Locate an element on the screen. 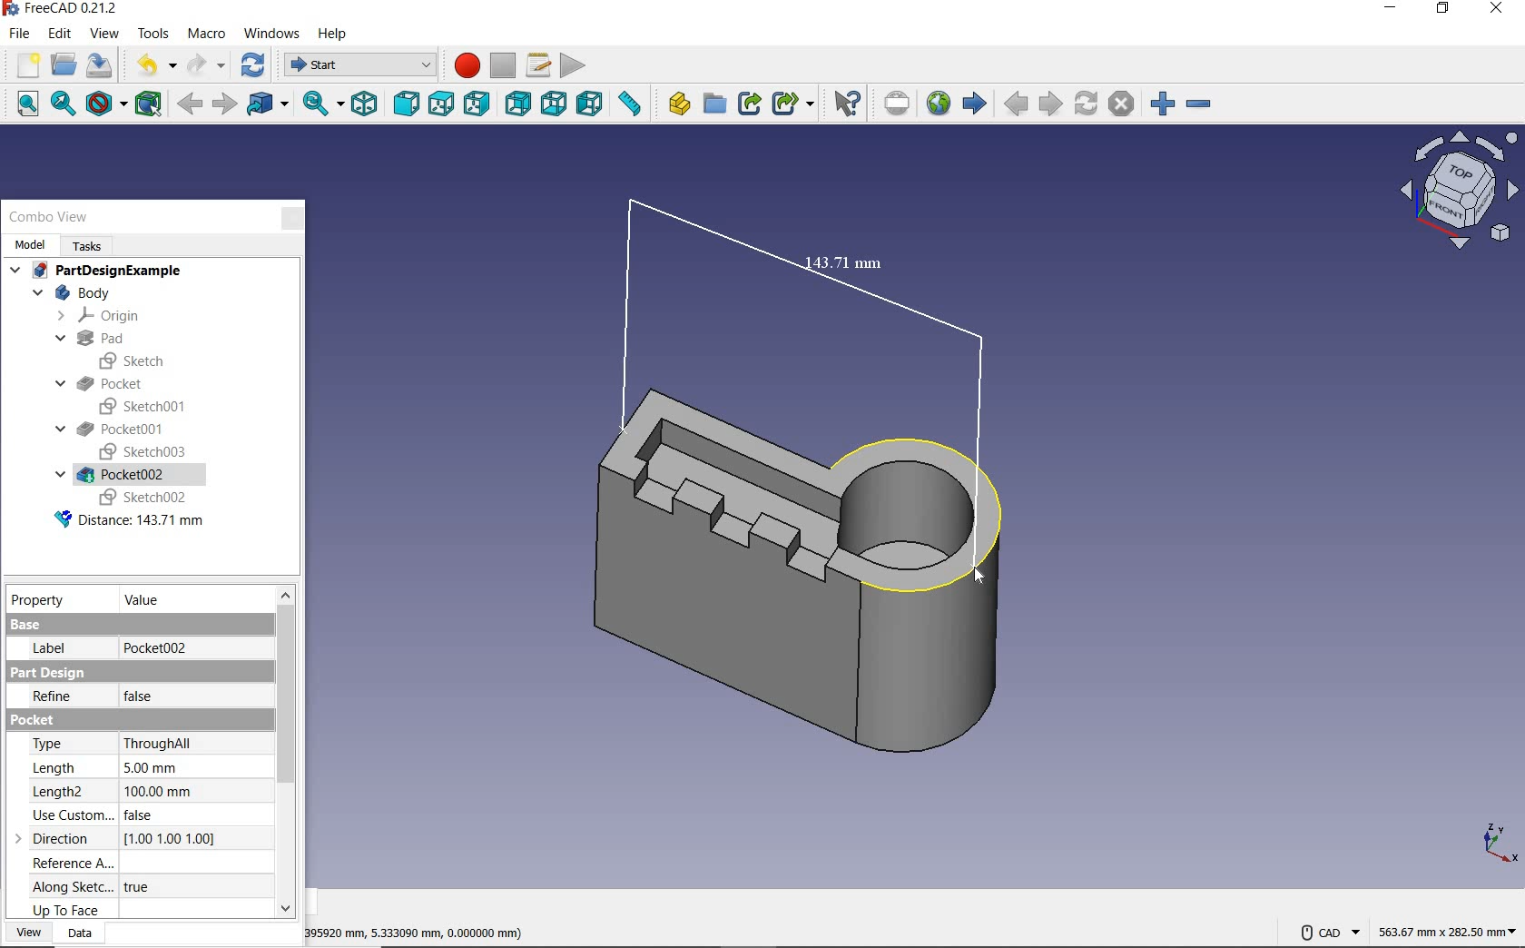 This screenshot has height=948, width=1525. set URL is located at coordinates (897, 105).